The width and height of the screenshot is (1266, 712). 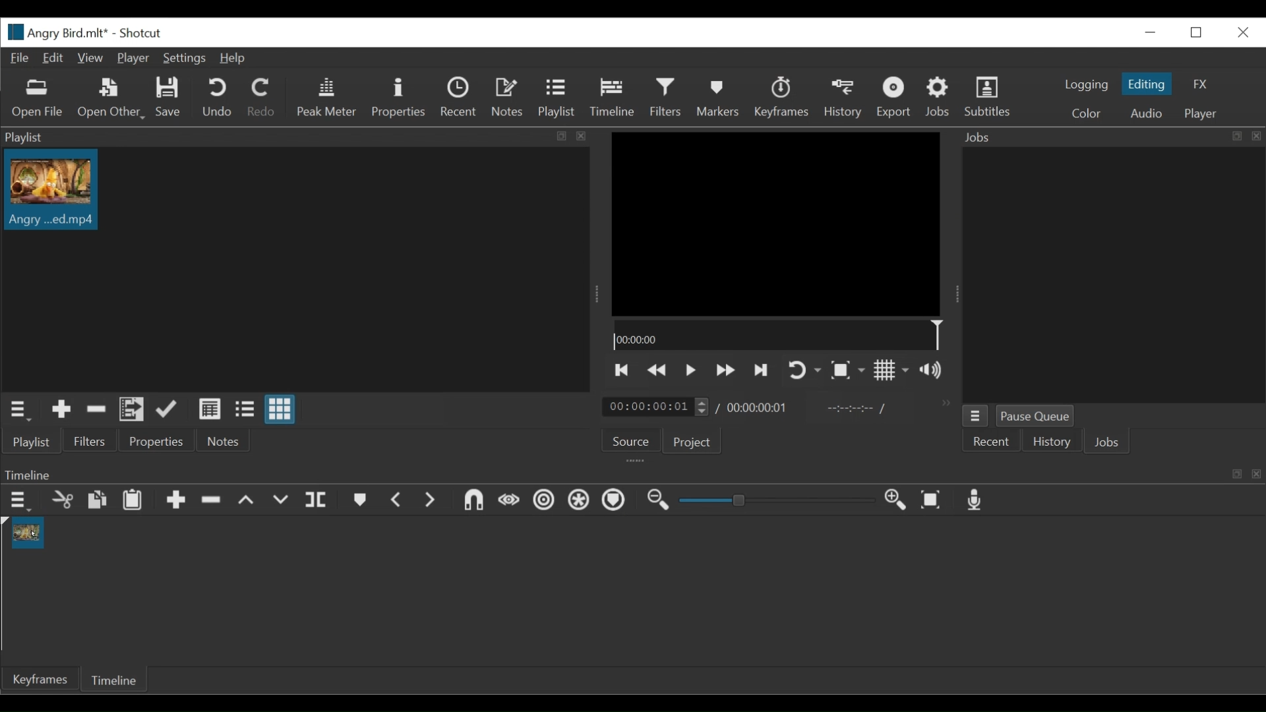 I want to click on View as file, so click(x=245, y=409).